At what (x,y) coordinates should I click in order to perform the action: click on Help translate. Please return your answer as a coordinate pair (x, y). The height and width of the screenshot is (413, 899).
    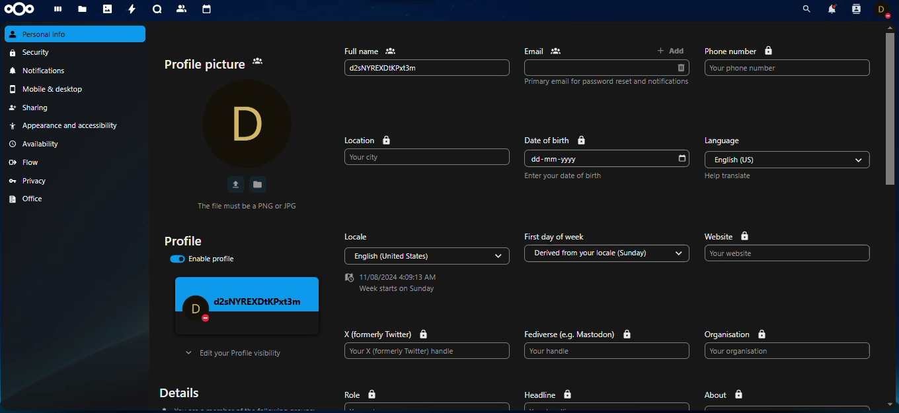
    Looking at the image, I should click on (727, 175).